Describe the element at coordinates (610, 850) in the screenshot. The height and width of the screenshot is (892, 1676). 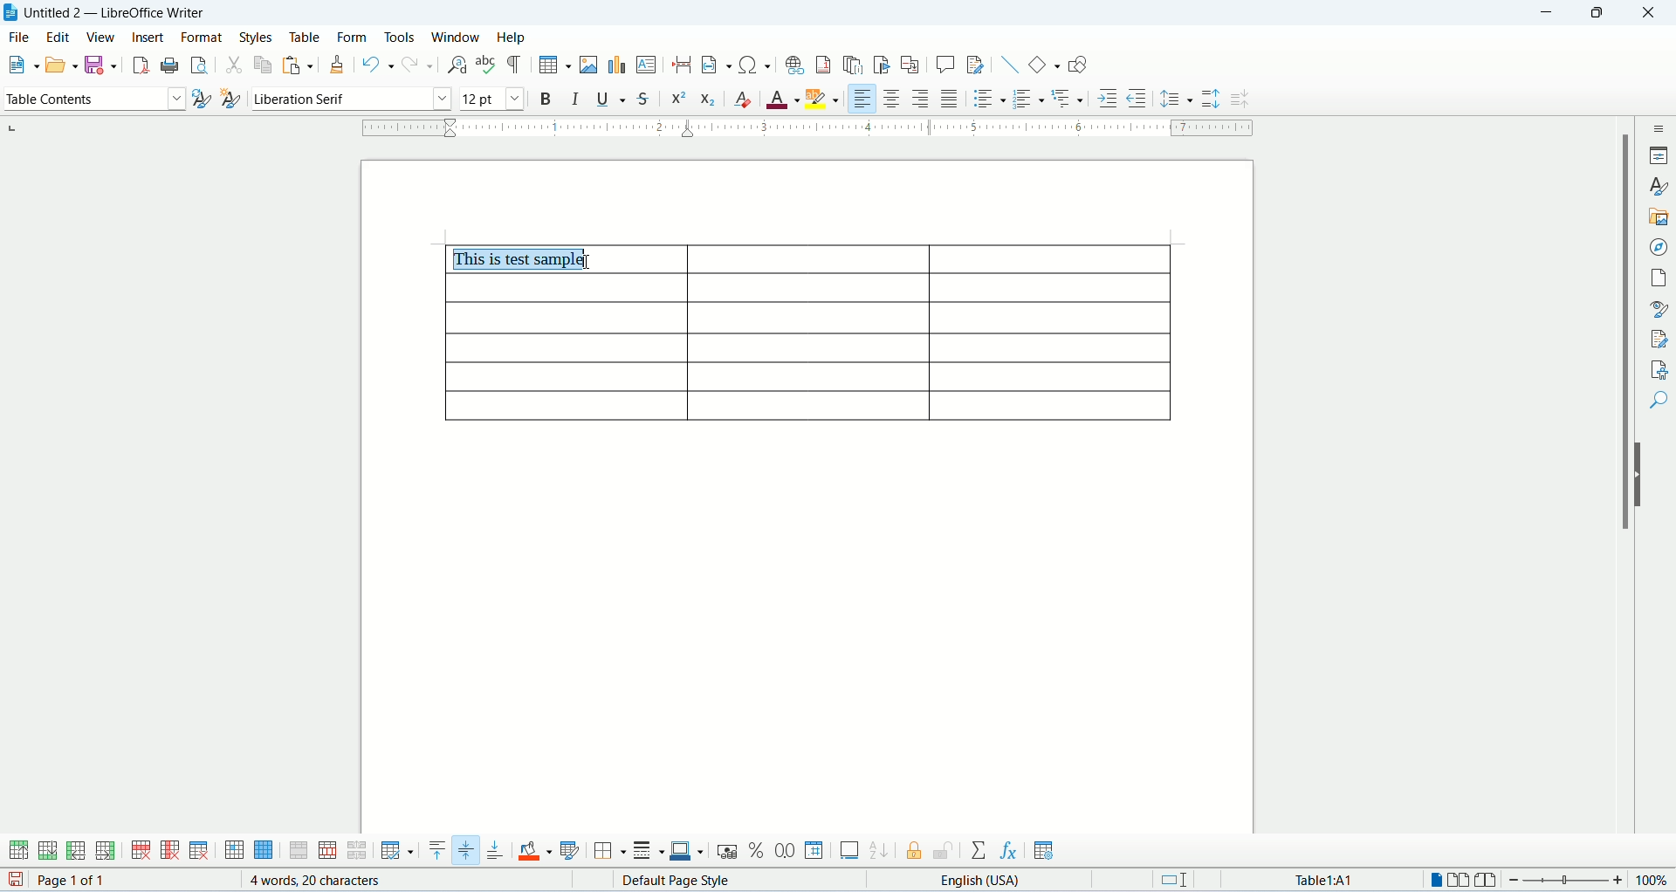
I see `borders` at that location.